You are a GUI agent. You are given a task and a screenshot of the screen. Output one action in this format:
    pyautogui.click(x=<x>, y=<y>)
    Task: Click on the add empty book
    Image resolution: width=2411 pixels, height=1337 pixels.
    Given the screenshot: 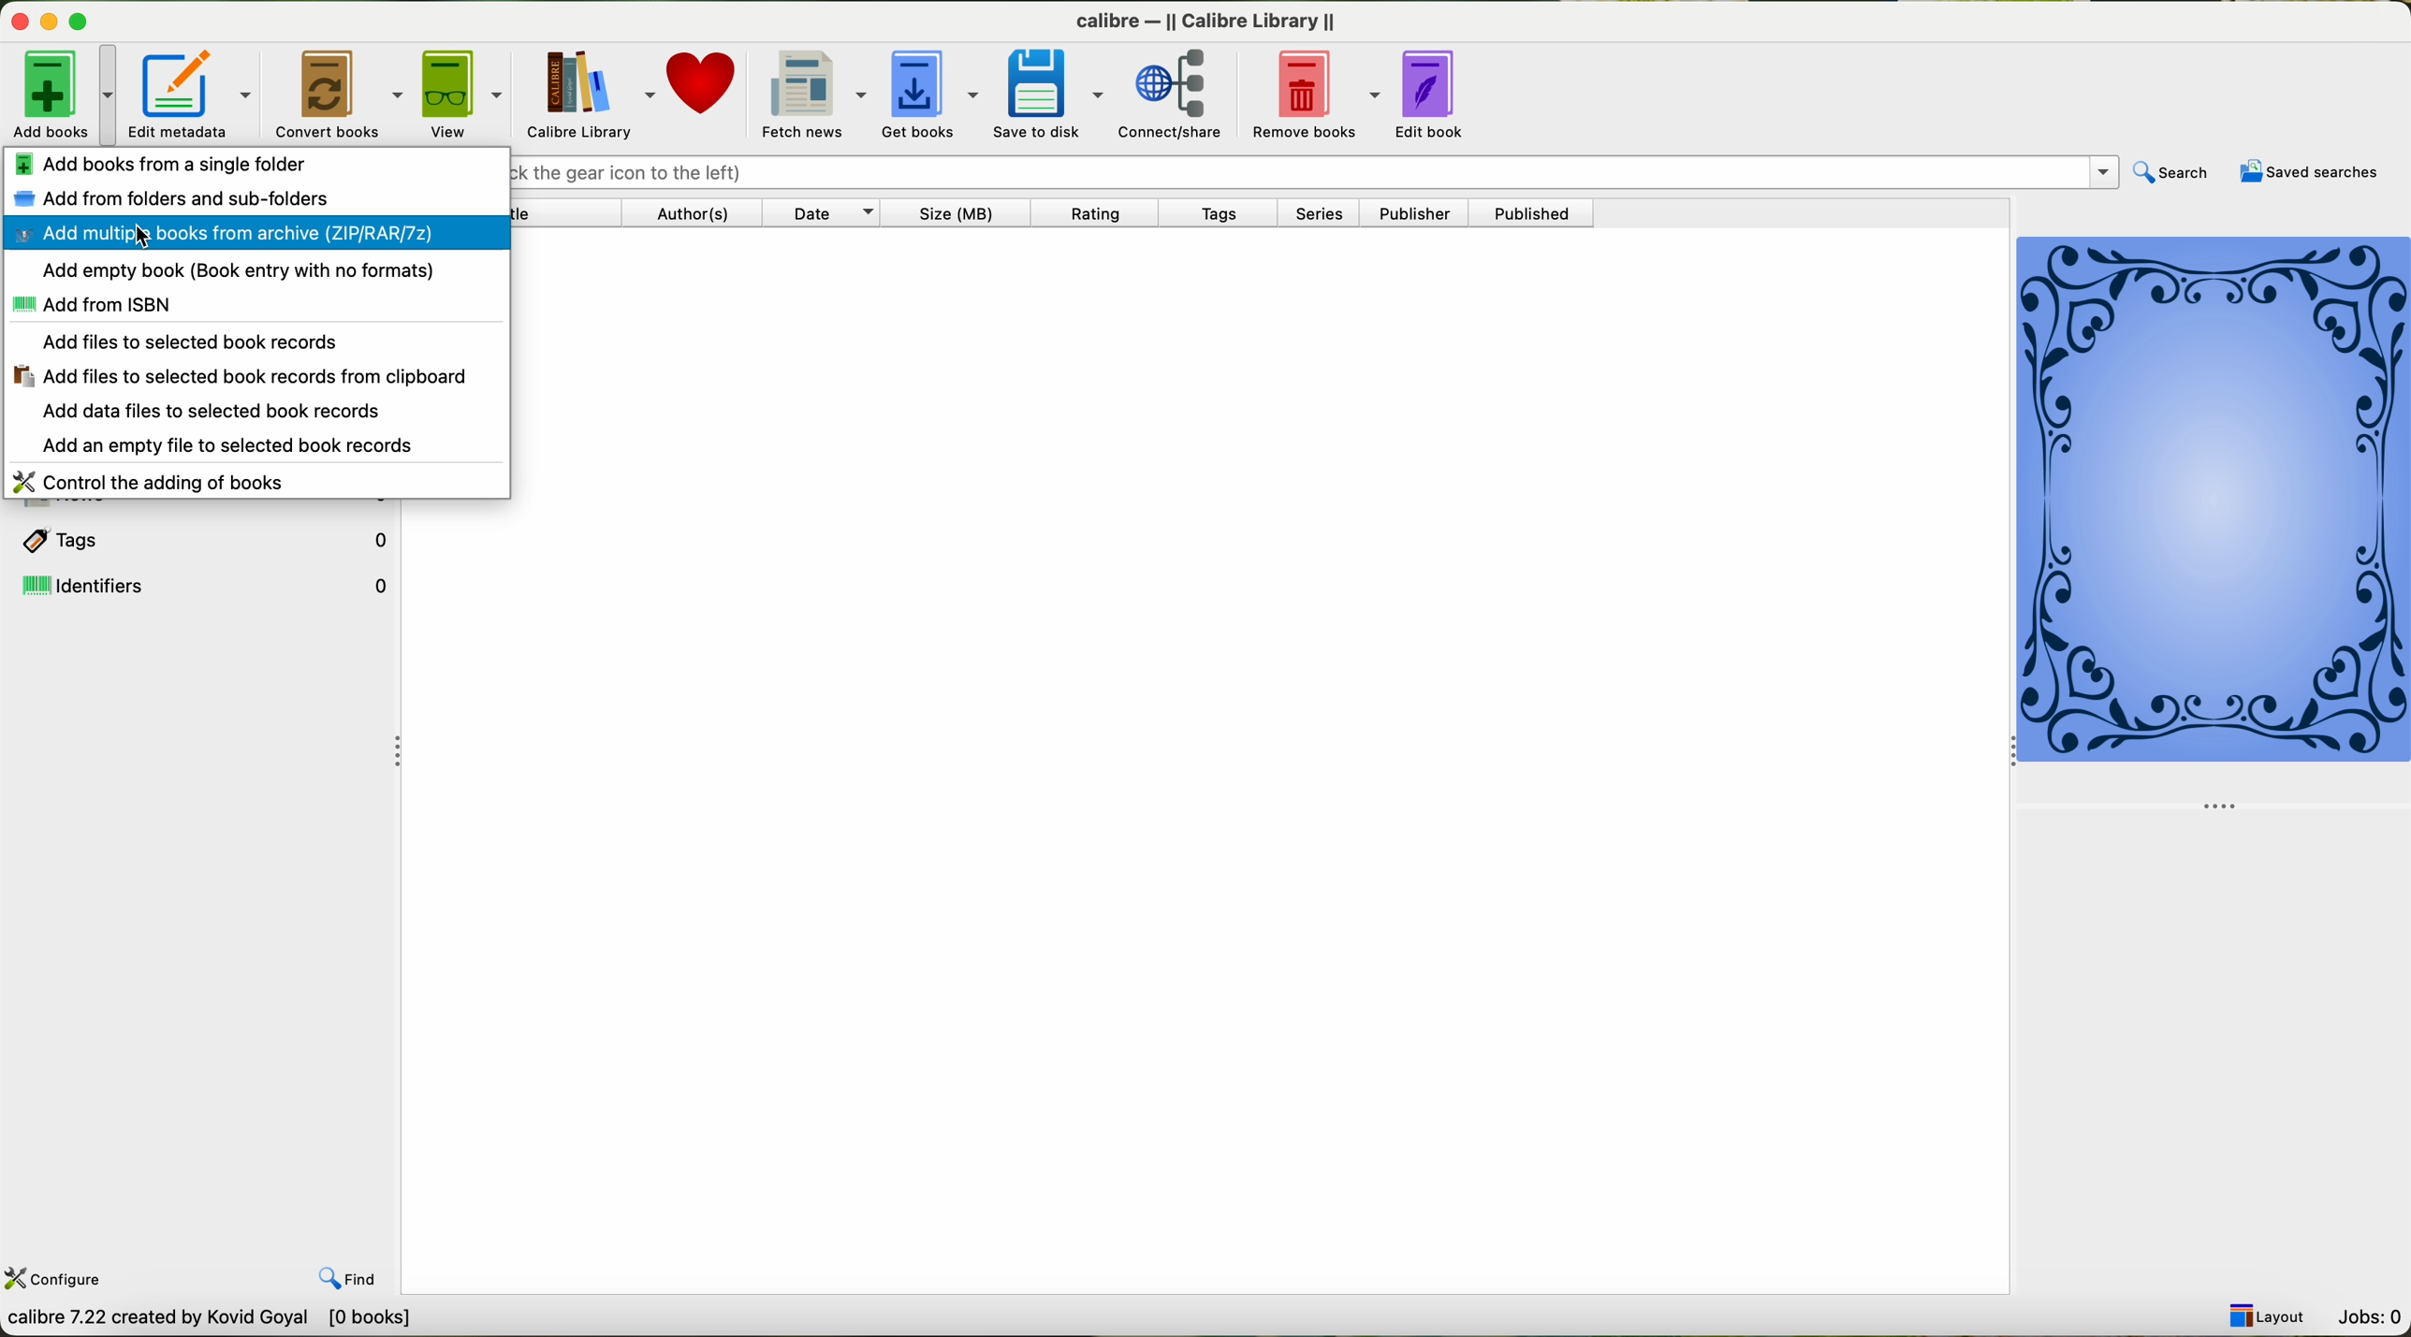 What is the action you would take?
    pyautogui.click(x=240, y=270)
    